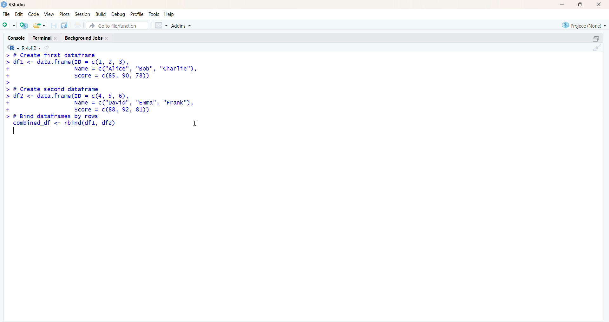 The width and height of the screenshot is (609, 322). What do you see at coordinates (119, 14) in the screenshot?
I see `Debug` at bounding box center [119, 14].